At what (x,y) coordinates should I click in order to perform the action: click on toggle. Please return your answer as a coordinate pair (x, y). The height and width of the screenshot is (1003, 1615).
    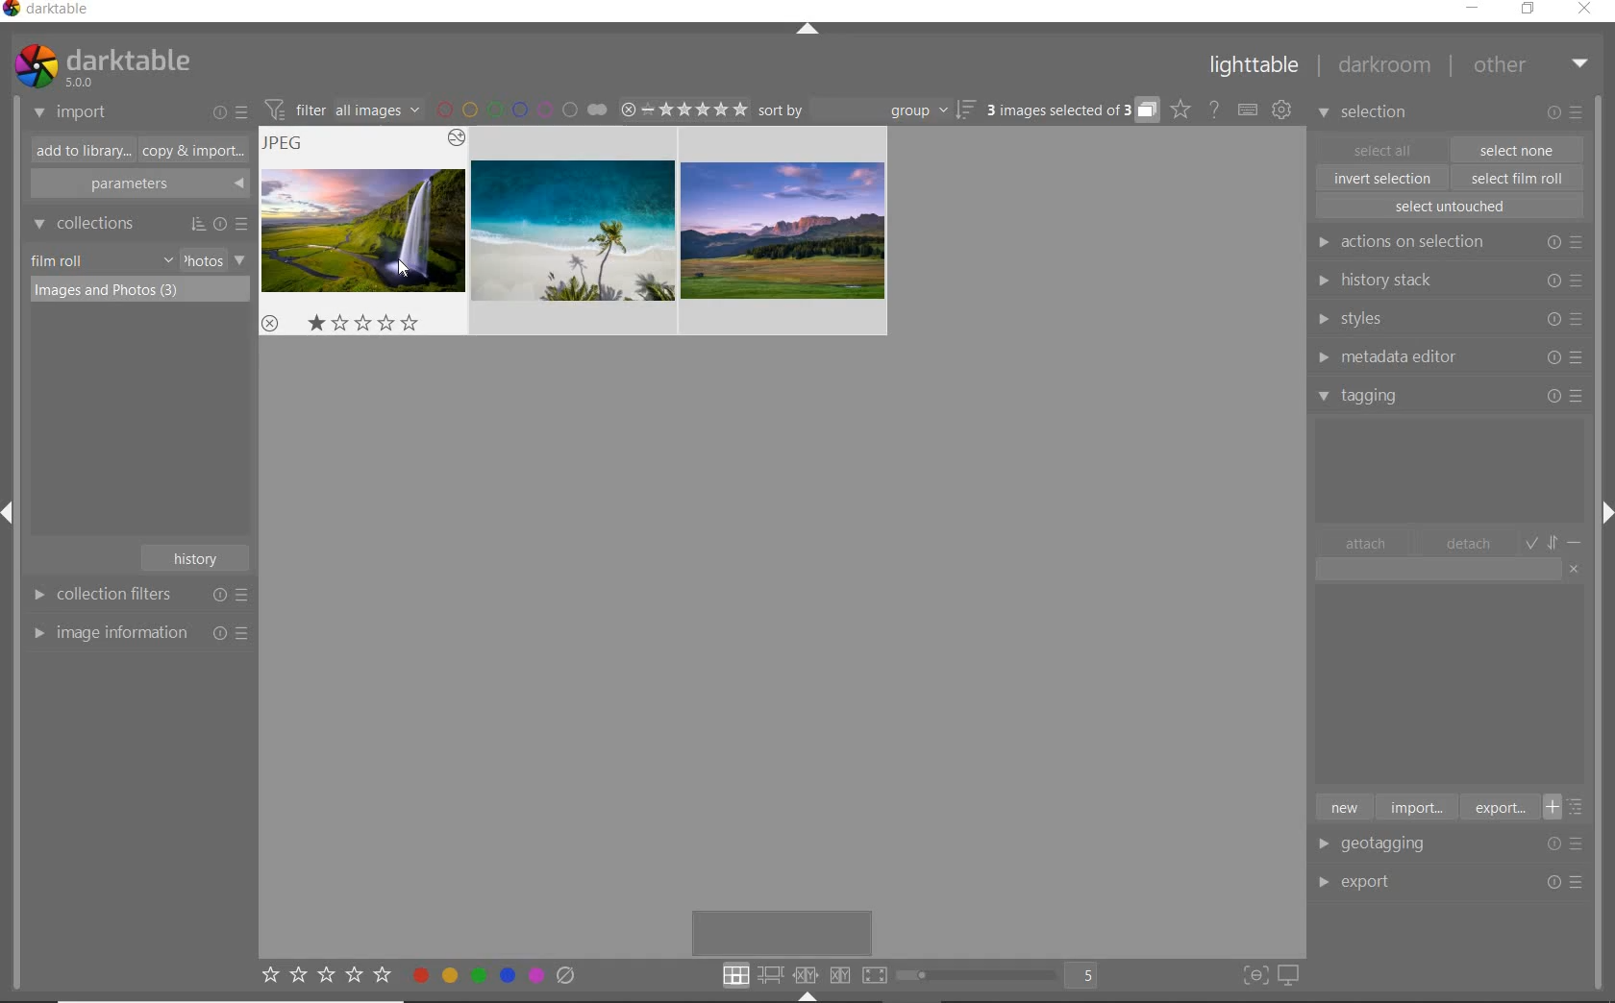
    Looking at the image, I should click on (1555, 541).